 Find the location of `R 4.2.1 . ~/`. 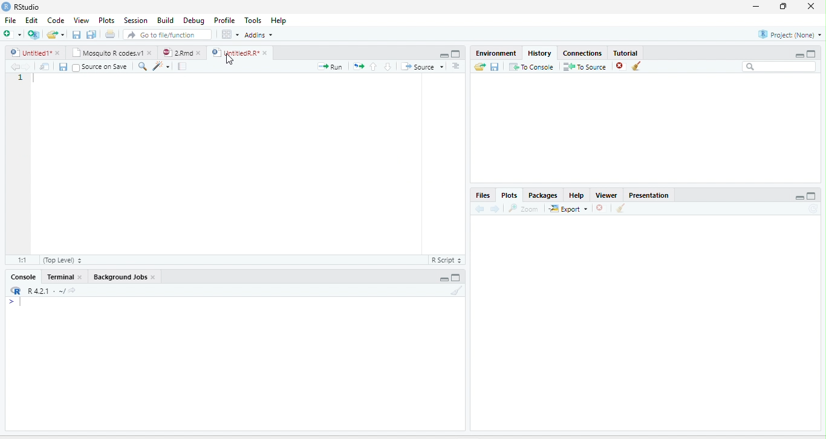

R 4.2.1 . ~/ is located at coordinates (46, 290).